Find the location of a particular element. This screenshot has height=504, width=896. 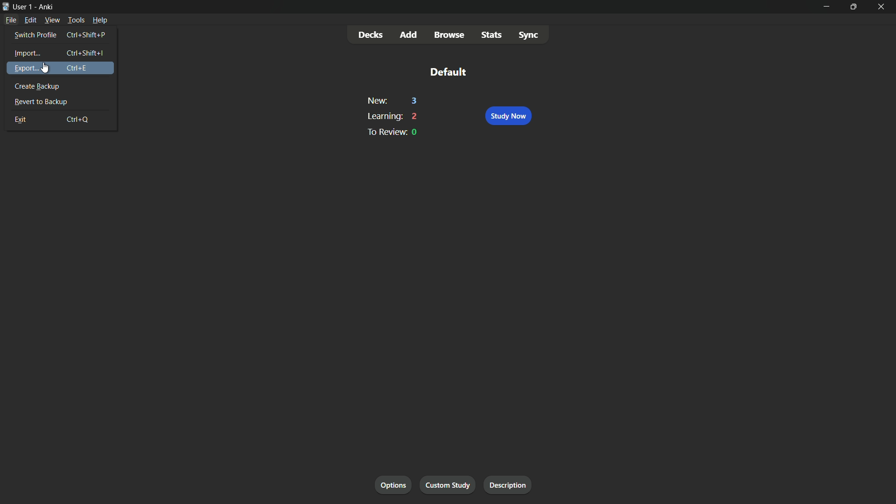

cursor is located at coordinates (45, 68).